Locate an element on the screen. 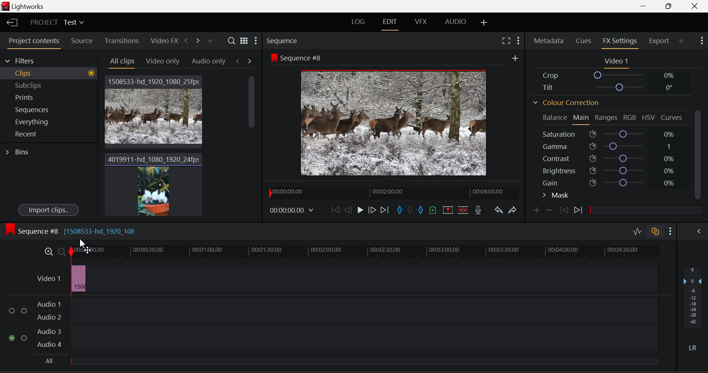 The width and height of the screenshot is (708, 373). Source Tab is located at coordinates (81, 41).